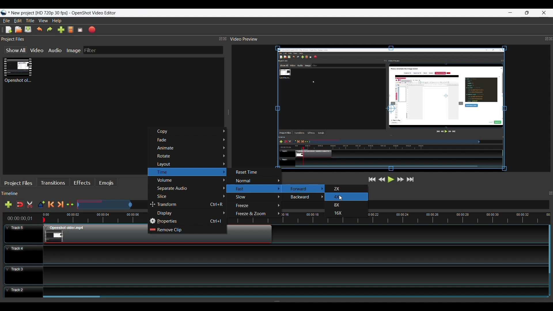 Image resolution: width=553 pixels, height=311 pixels. I want to click on Restore, so click(527, 13).